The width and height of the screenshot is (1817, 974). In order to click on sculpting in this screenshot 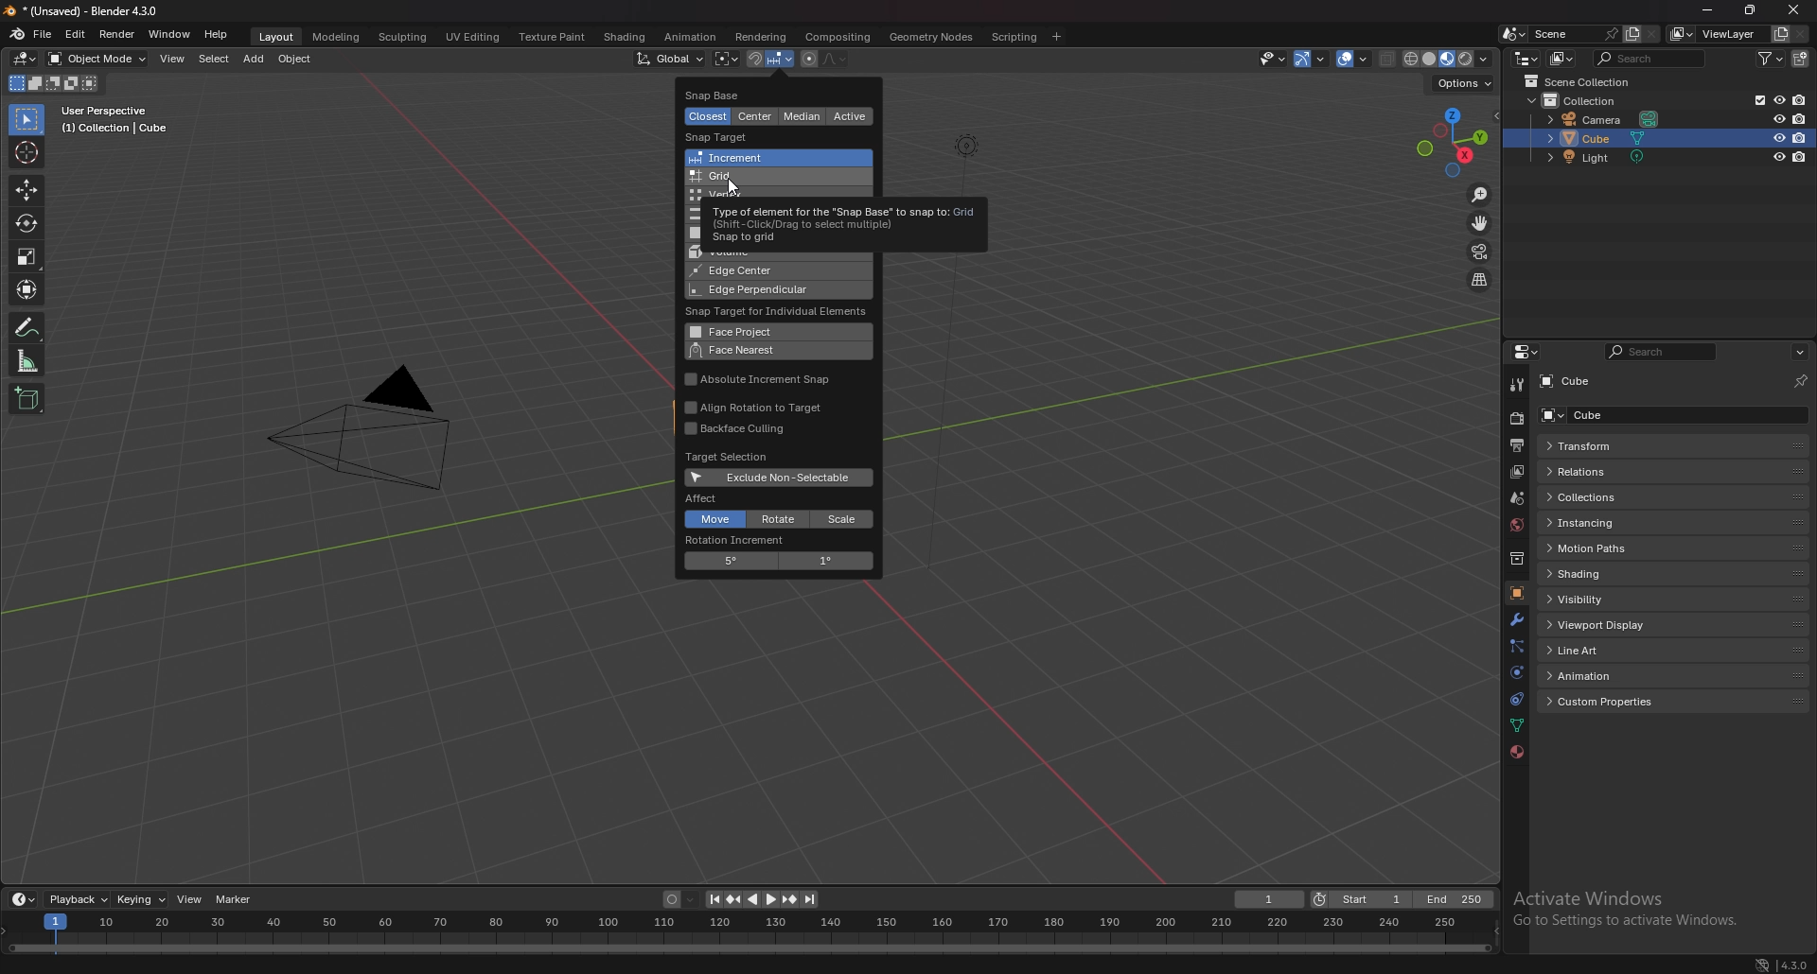, I will do `click(403, 36)`.